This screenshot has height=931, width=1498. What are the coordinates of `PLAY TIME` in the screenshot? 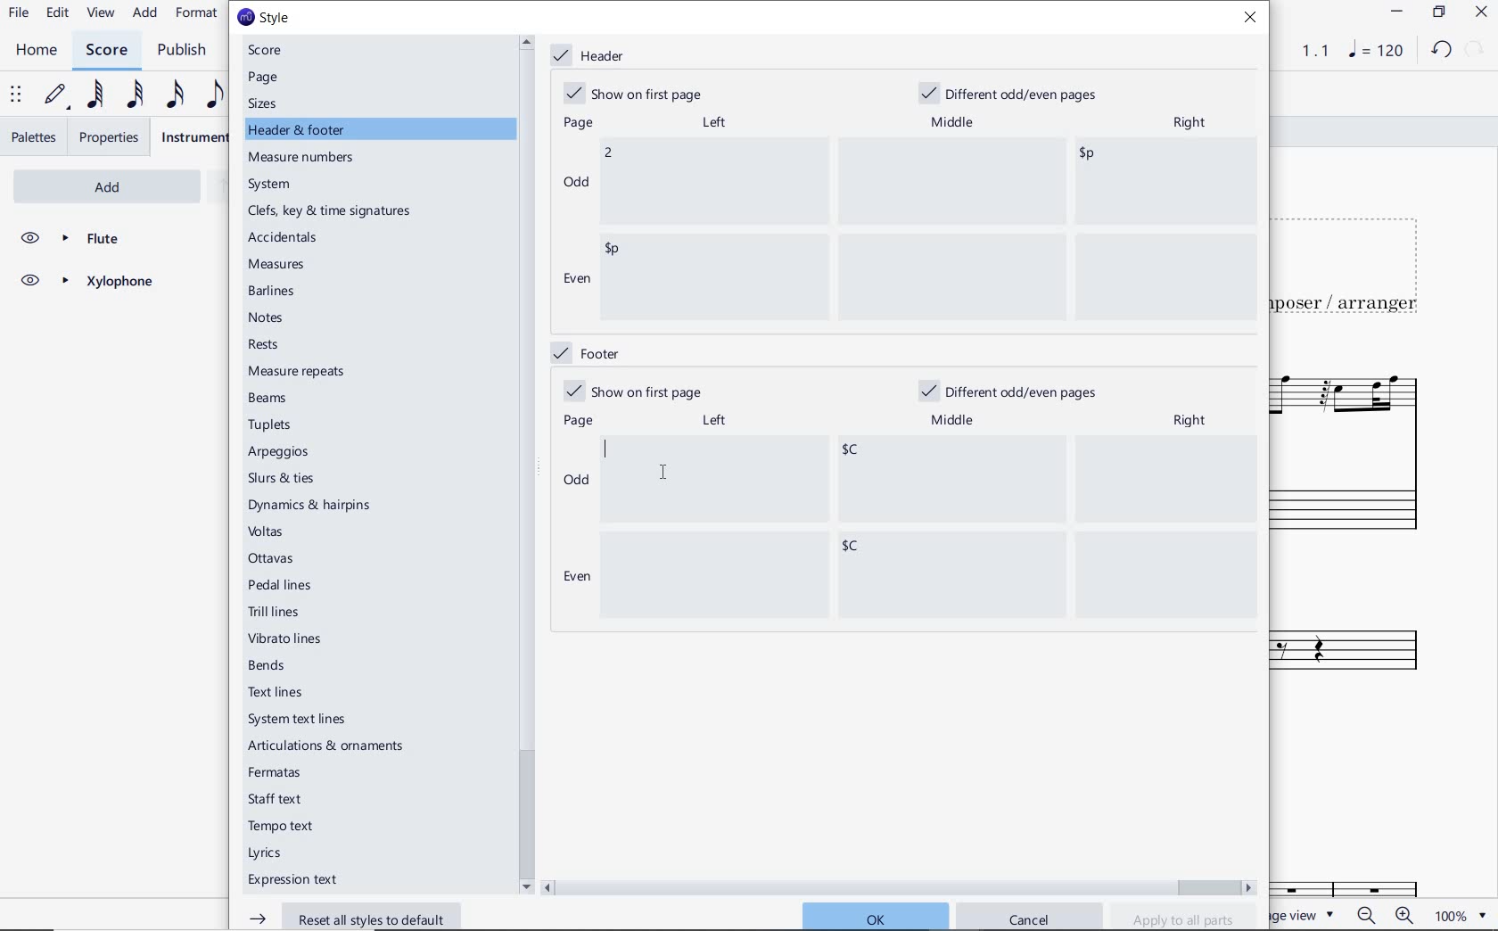 It's located at (1305, 51).